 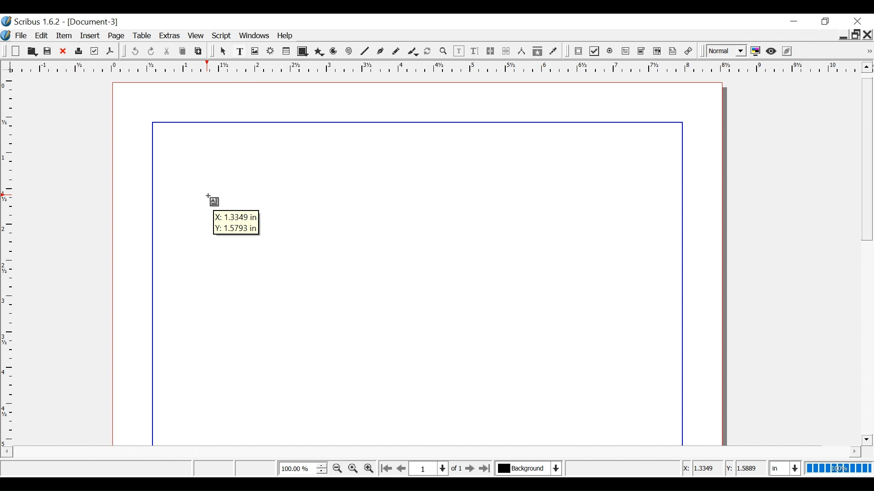 What do you see at coordinates (16, 51) in the screenshot?
I see `New` at bounding box center [16, 51].